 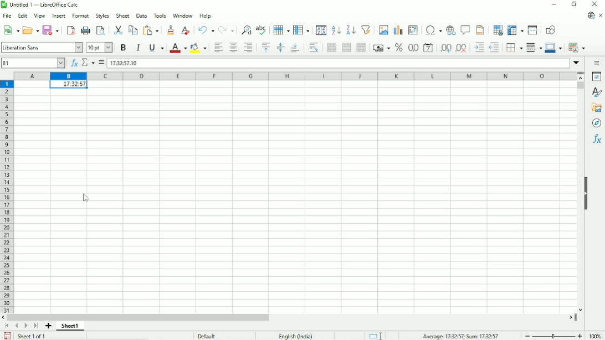 What do you see at coordinates (124, 63) in the screenshot?
I see `Time` at bounding box center [124, 63].